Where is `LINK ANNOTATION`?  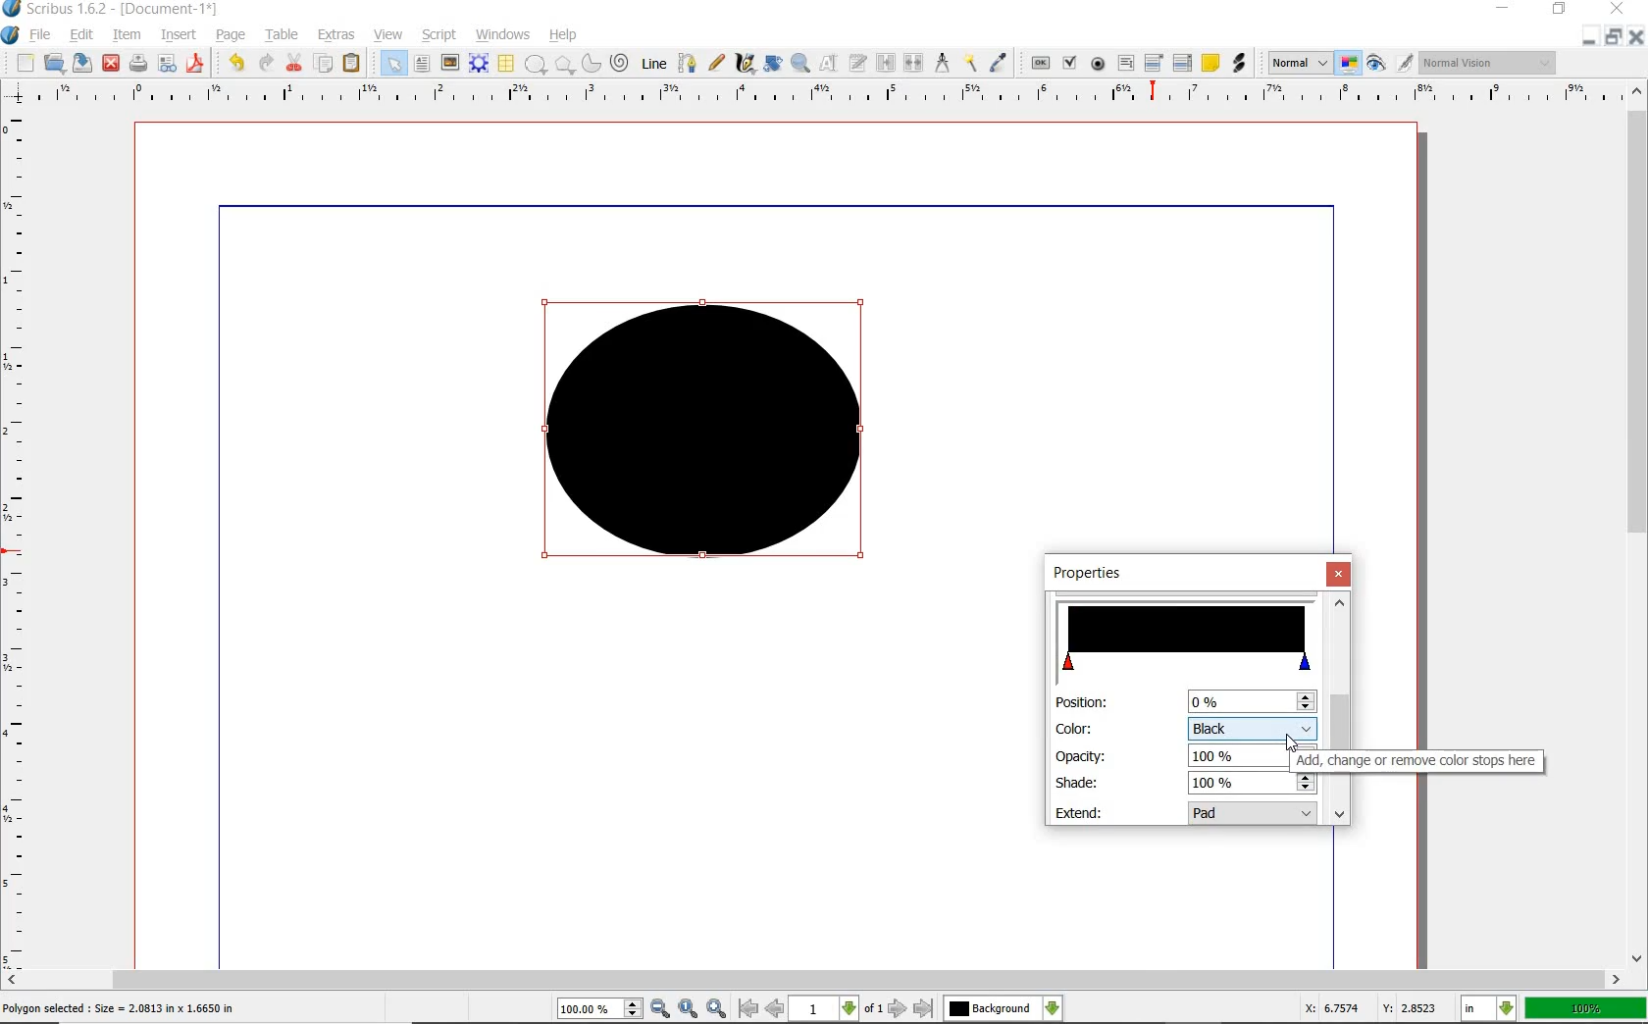 LINK ANNOTATION is located at coordinates (1240, 64).